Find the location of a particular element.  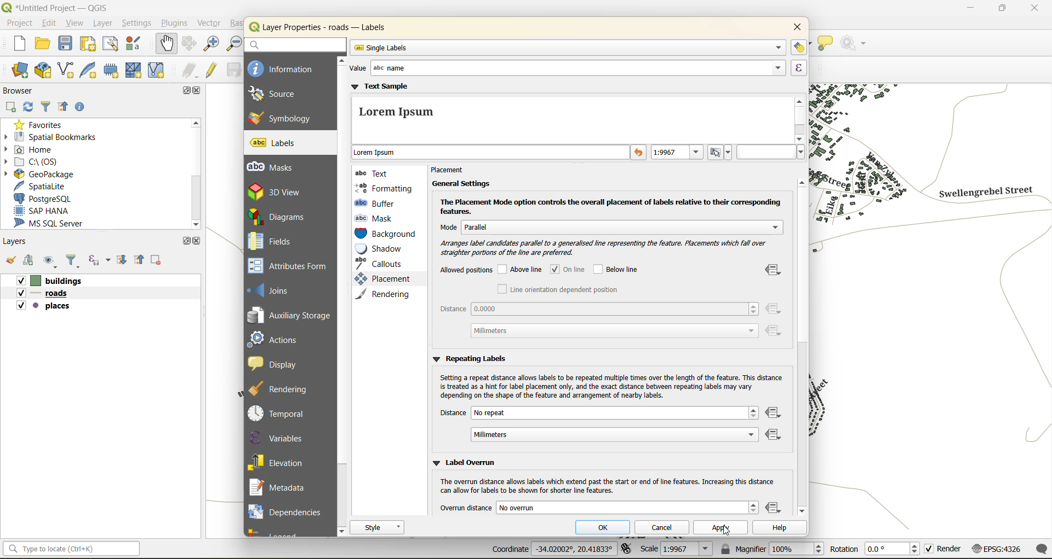

layer is located at coordinates (102, 25).